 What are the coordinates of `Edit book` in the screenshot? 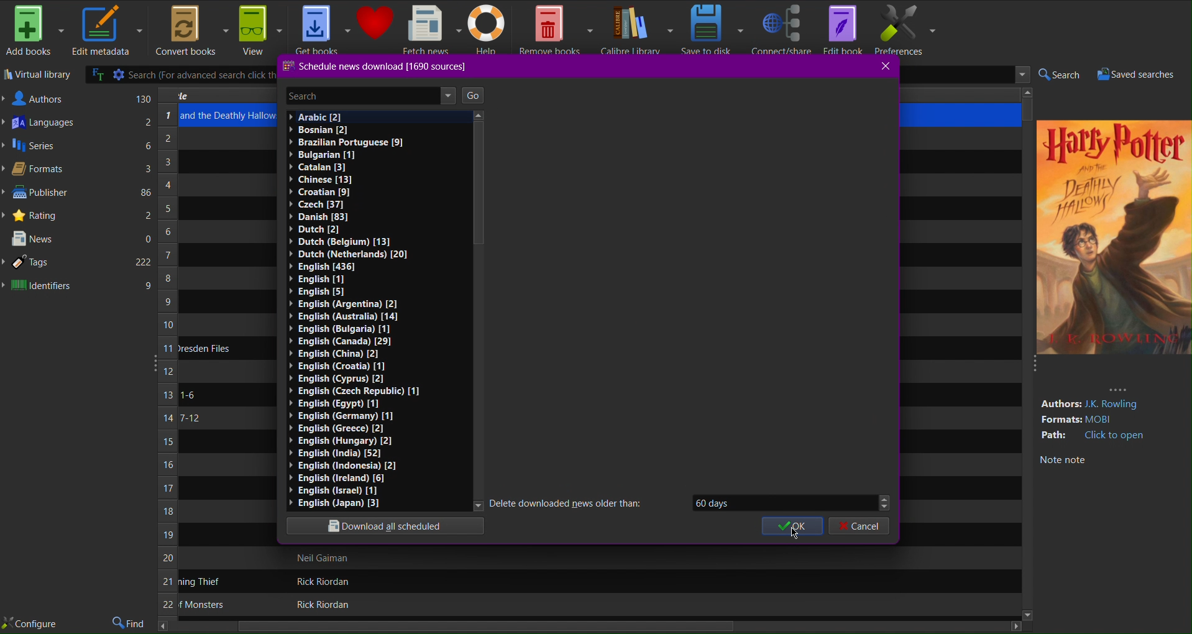 It's located at (842, 29).